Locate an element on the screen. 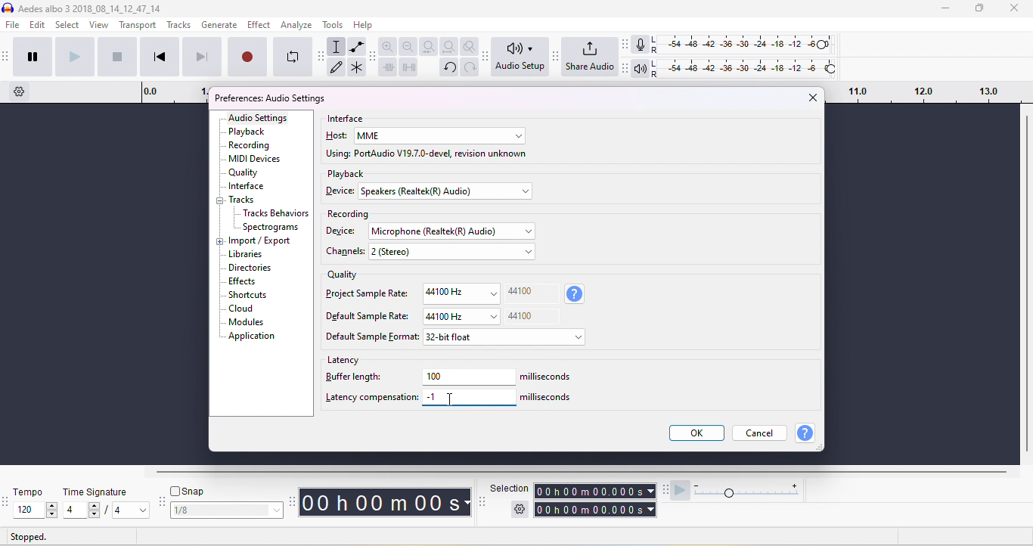 The image size is (1033, 546). L is located at coordinates (657, 64).